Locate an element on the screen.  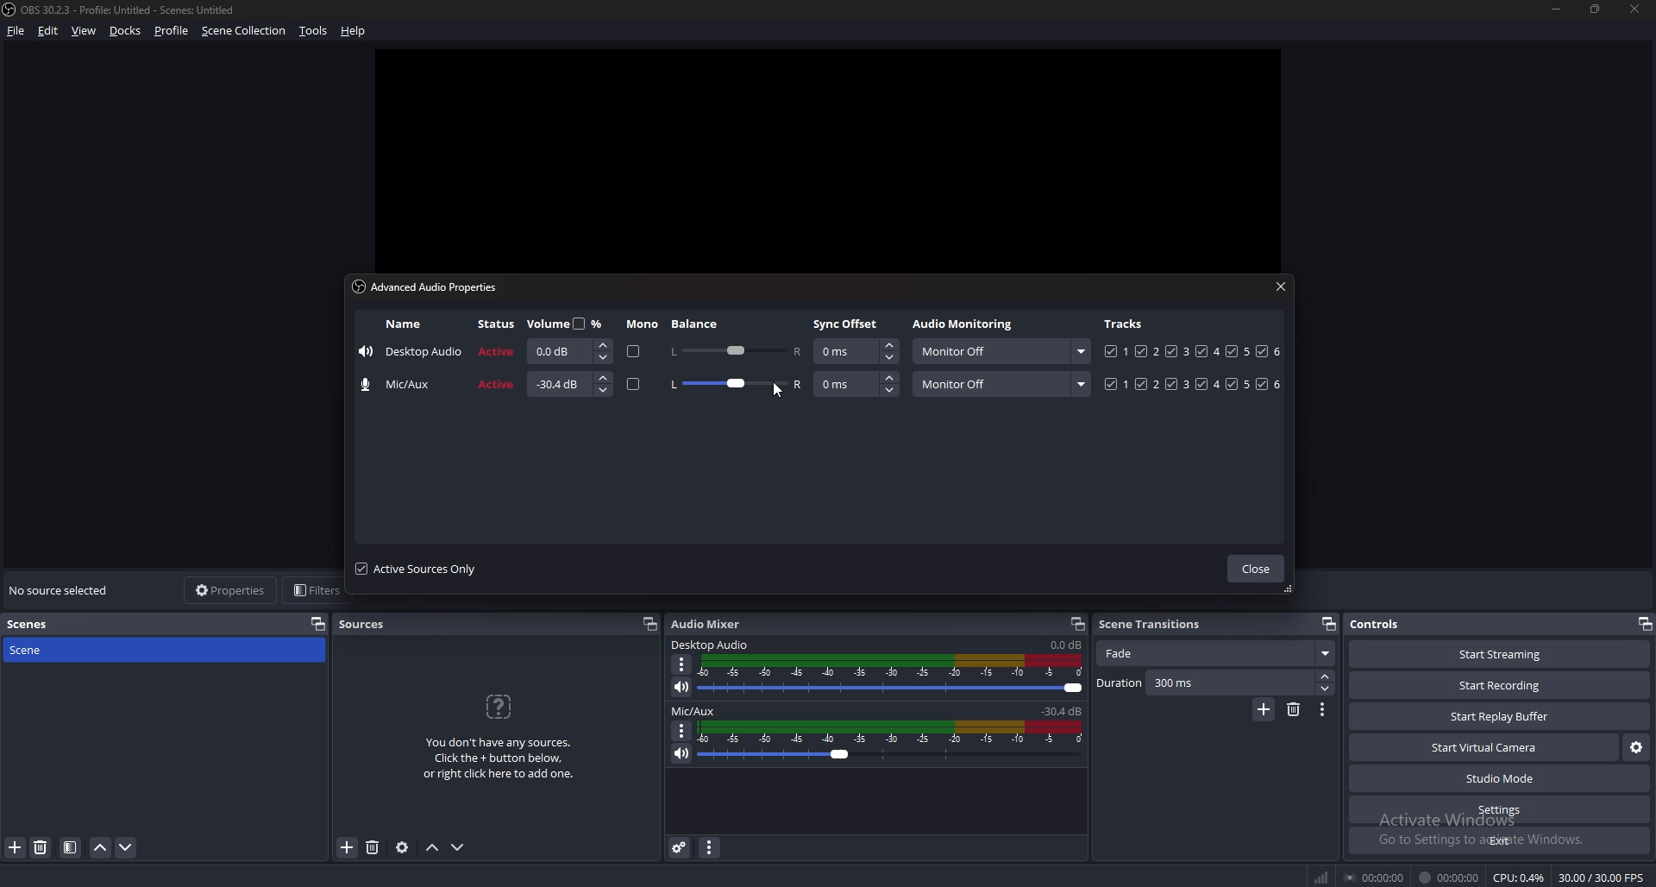
active sources only is located at coordinates (417, 569).